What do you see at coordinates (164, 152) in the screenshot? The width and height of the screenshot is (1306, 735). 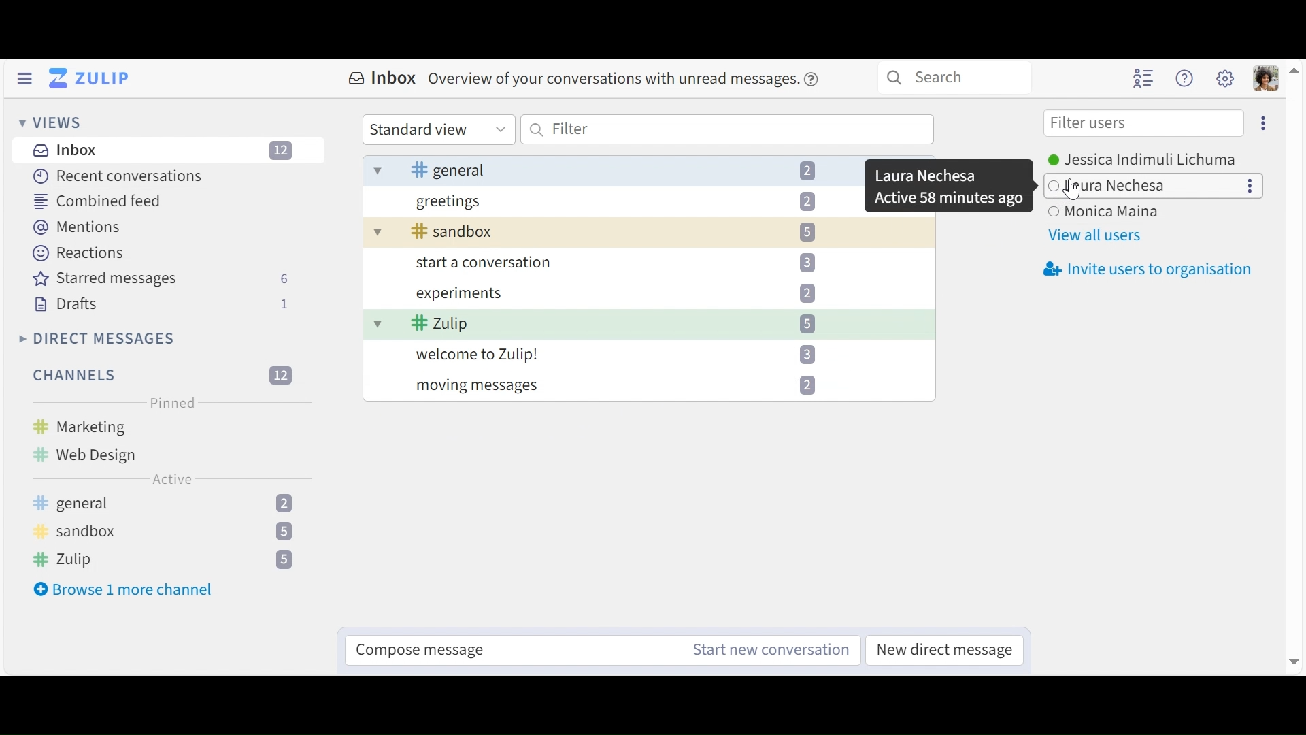 I see `Inboz` at bounding box center [164, 152].